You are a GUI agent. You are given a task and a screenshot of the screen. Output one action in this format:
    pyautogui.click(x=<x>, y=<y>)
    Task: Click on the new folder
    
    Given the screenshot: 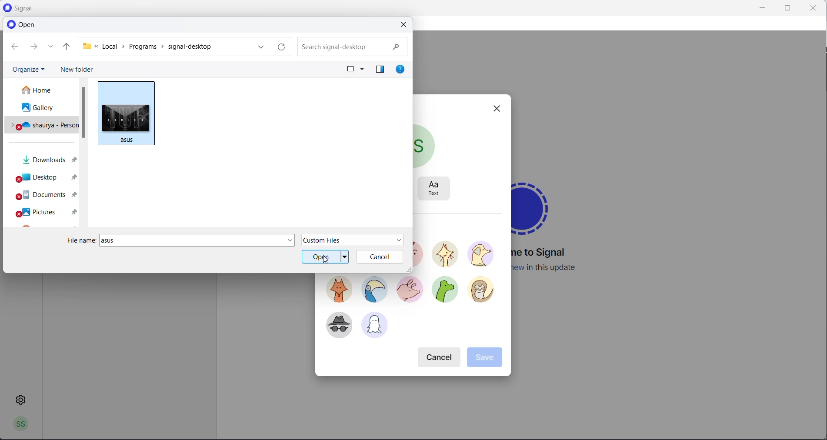 What is the action you would take?
    pyautogui.click(x=76, y=70)
    